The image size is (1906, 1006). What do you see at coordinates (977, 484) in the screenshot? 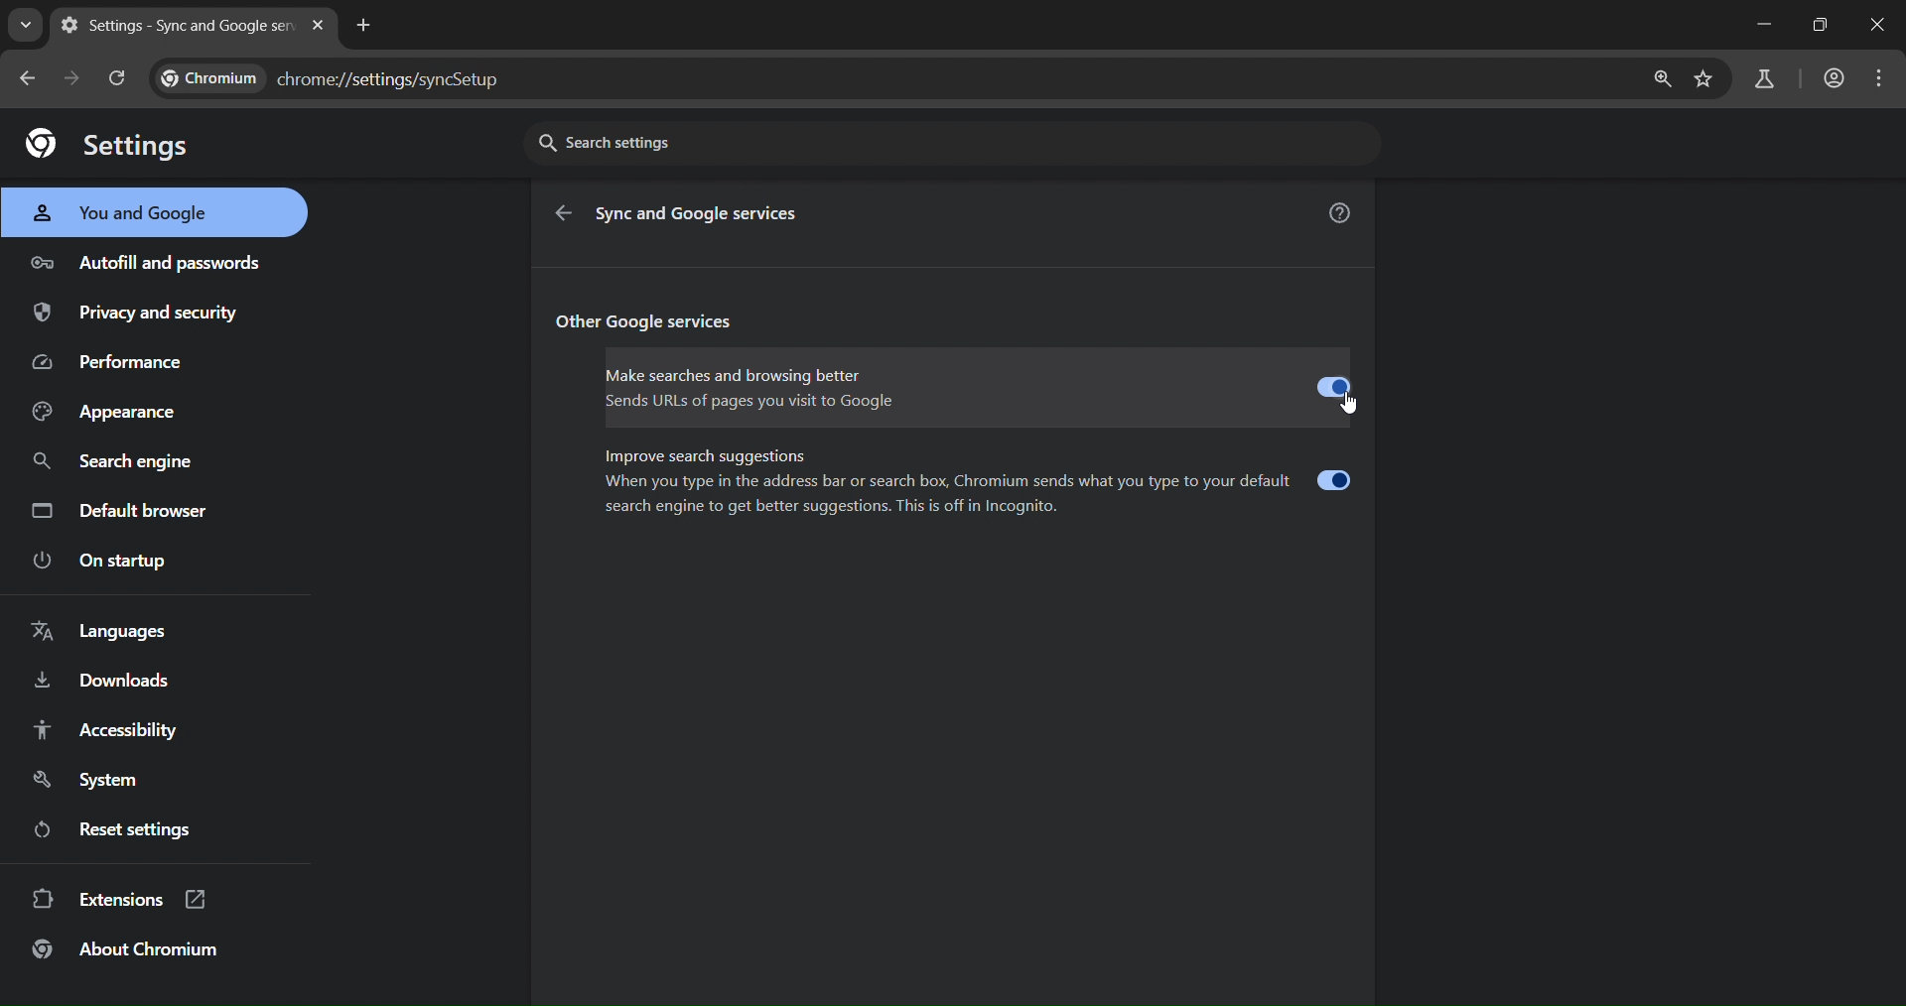
I see `Improve search suggestions
When you type in the address bar or search box, Chromium sends what you type to your default
search engine to get better suggestions. This is off in Incognito.` at bounding box center [977, 484].